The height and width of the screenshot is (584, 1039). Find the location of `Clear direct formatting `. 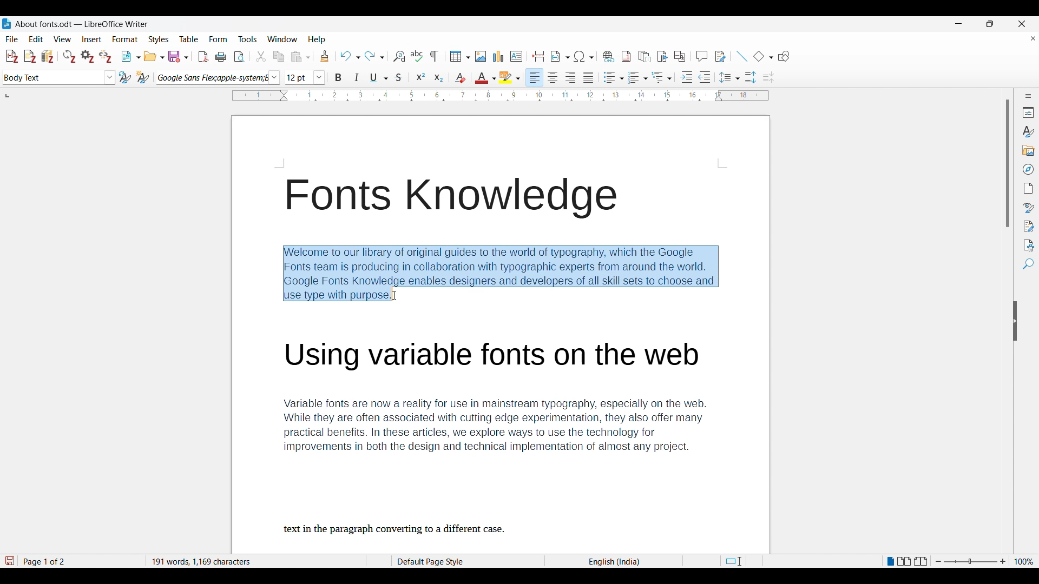

Clear direct formatting  is located at coordinates (460, 78).